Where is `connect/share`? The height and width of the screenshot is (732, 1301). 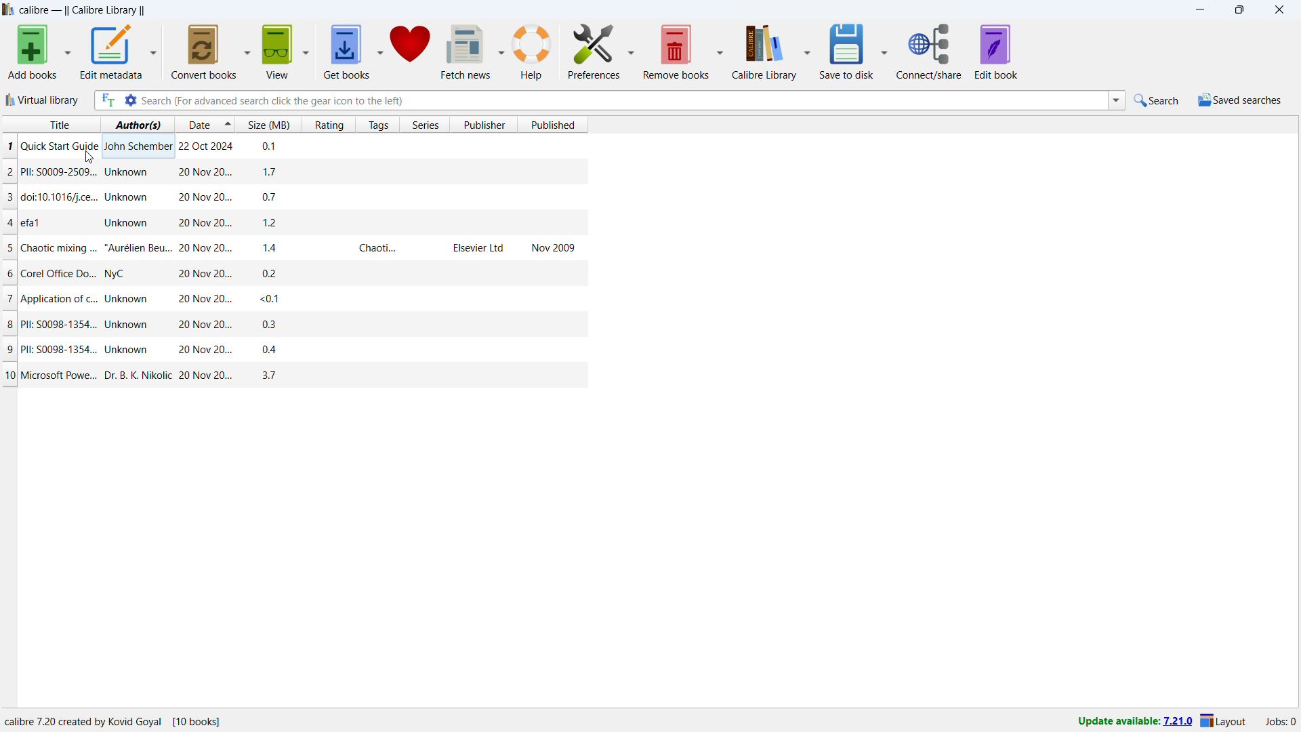
connect/share is located at coordinates (931, 52).